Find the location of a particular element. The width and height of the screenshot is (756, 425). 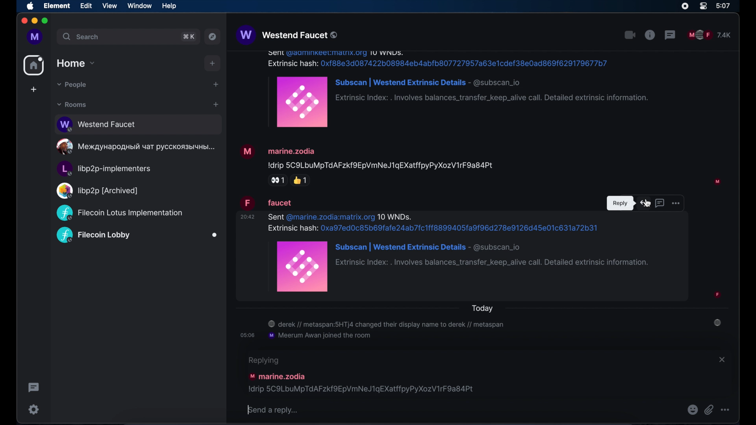

threads is located at coordinates (671, 35).